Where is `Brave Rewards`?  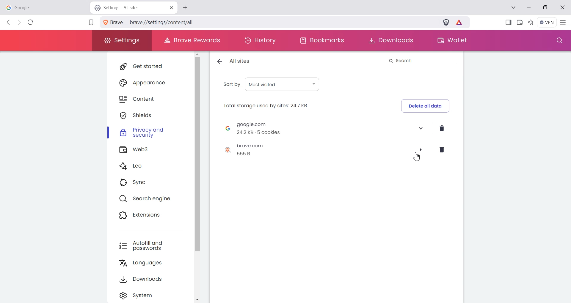
Brave Rewards is located at coordinates (190, 40).